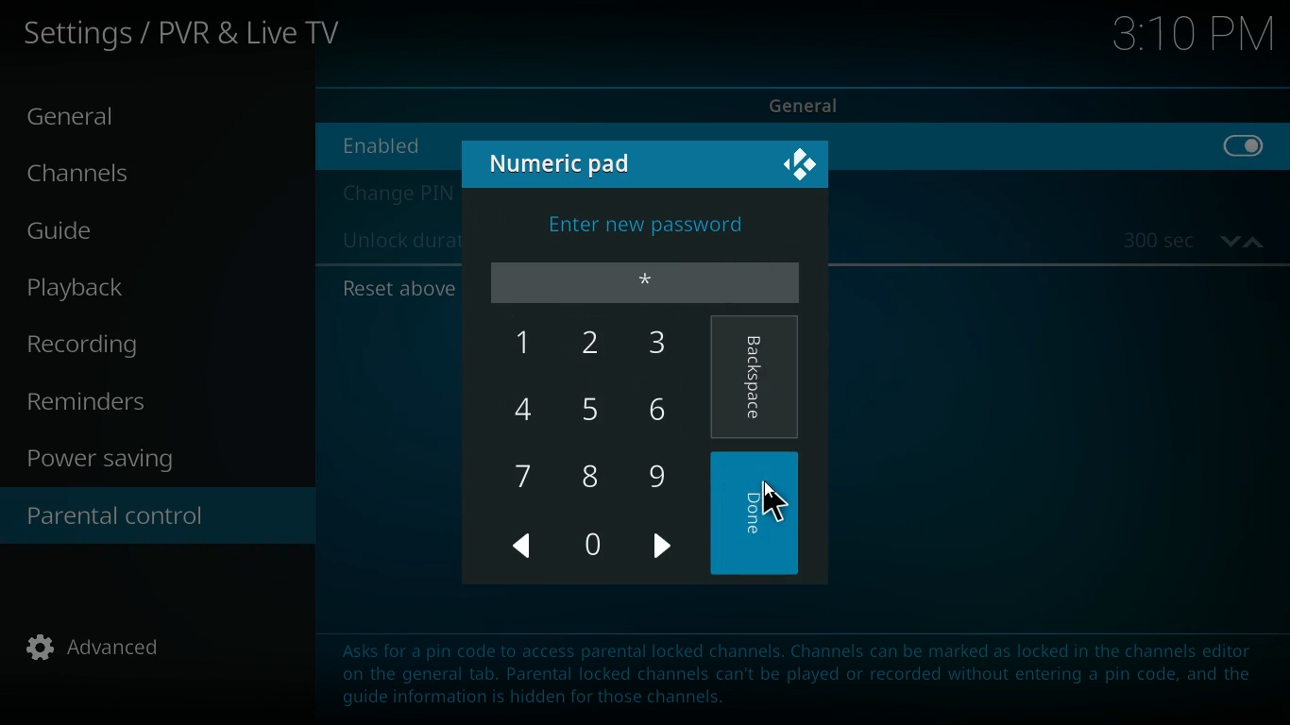  What do you see at coordinates (590, 475) in the screenshot?
I see `8` at bounding box center [590, 475].